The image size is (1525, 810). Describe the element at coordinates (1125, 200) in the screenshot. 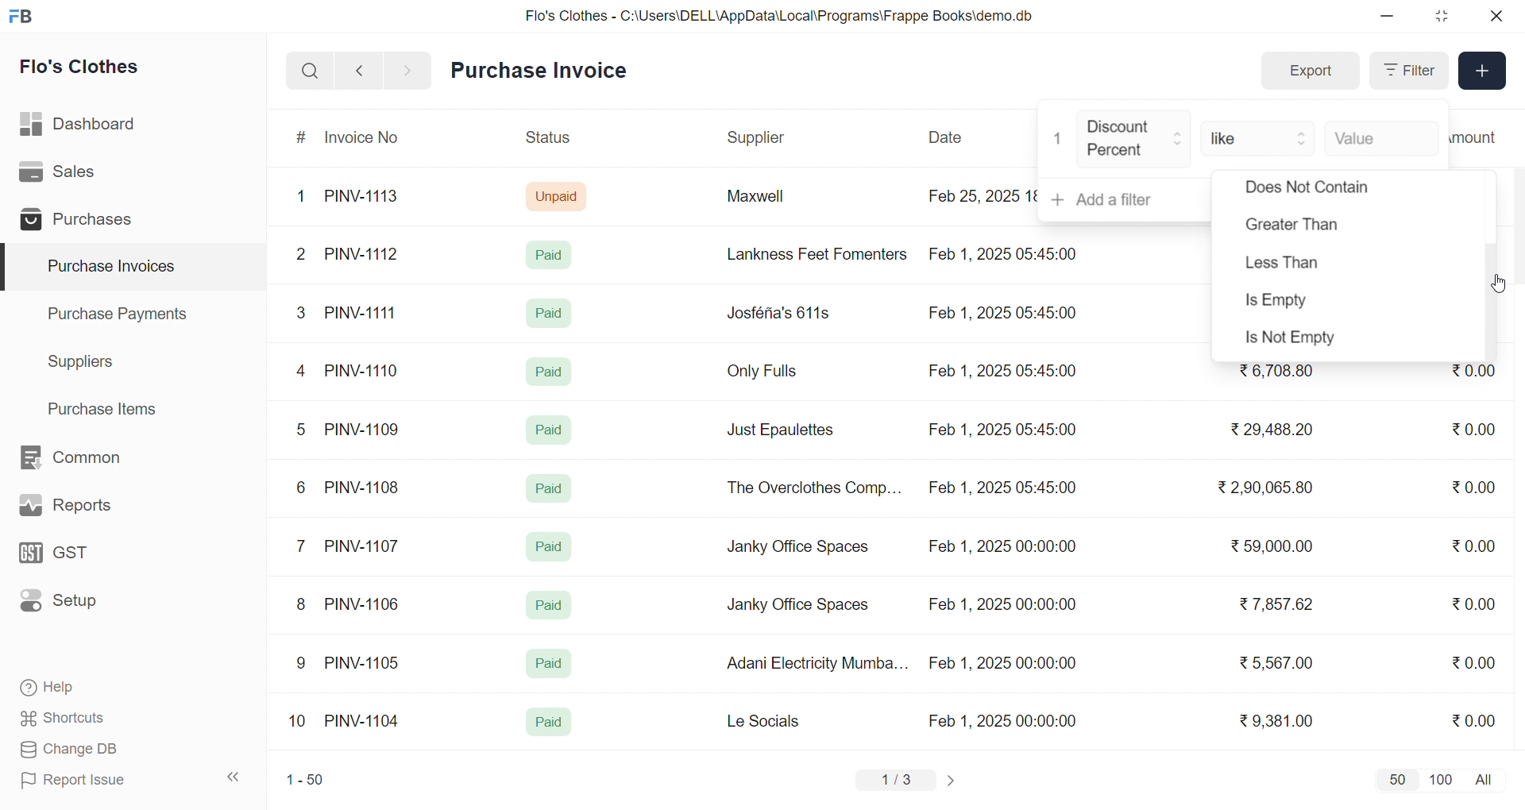

I see `+ Add a filter` at that location.